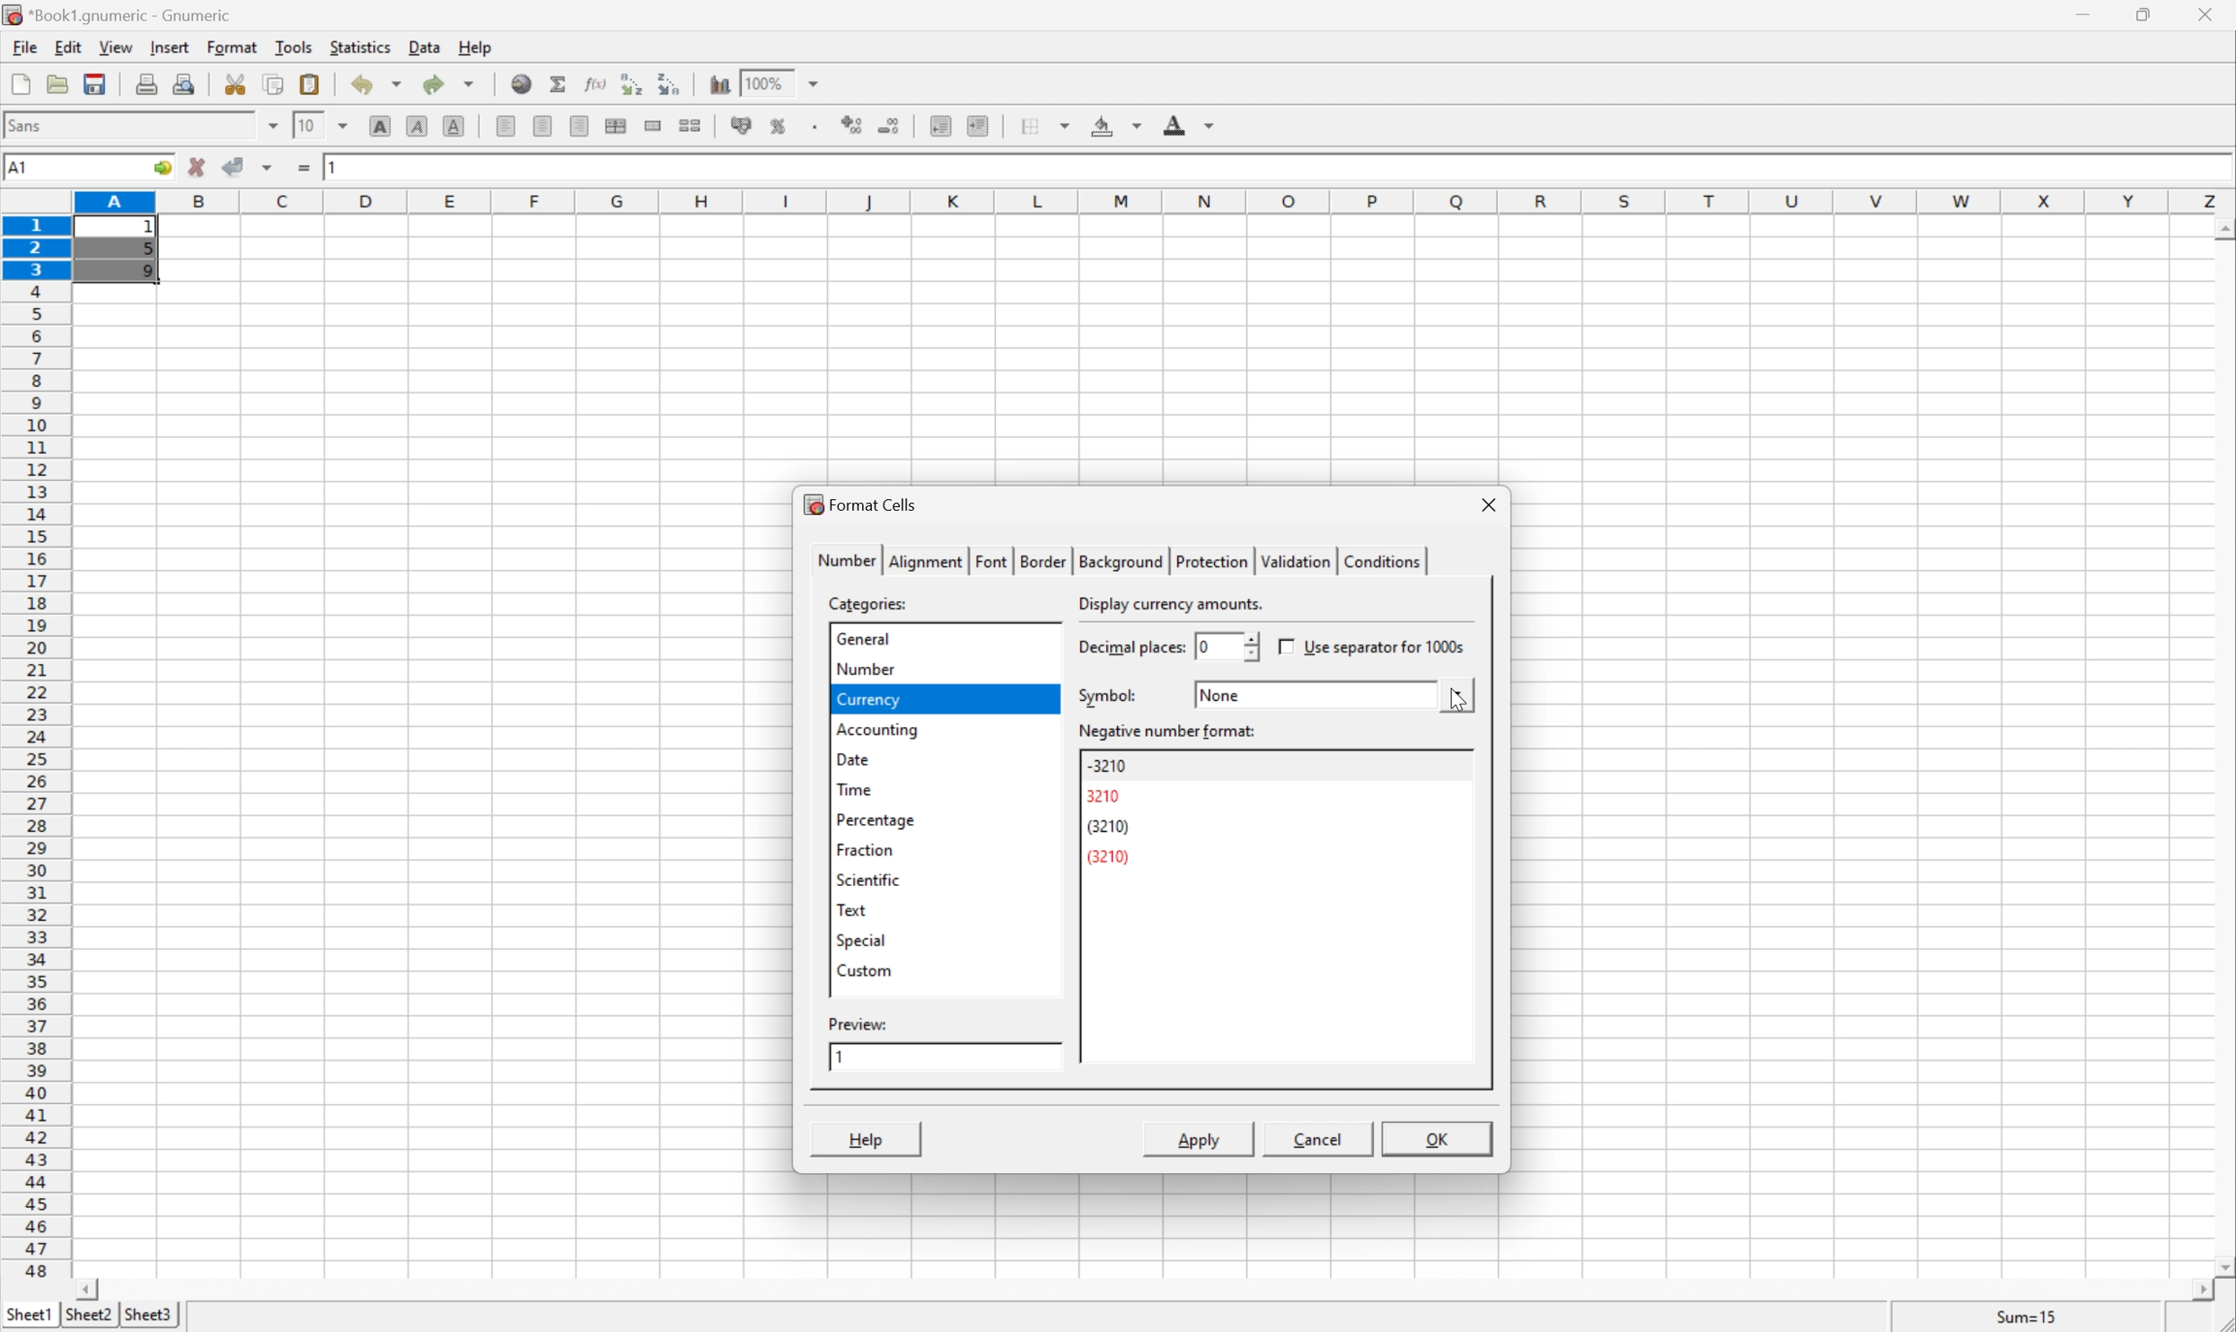 The height and width of the screenshot is (1332, 2236). Describe the element at coordinates (1459, 710) in the screenshot. I see `cursor` at that location.